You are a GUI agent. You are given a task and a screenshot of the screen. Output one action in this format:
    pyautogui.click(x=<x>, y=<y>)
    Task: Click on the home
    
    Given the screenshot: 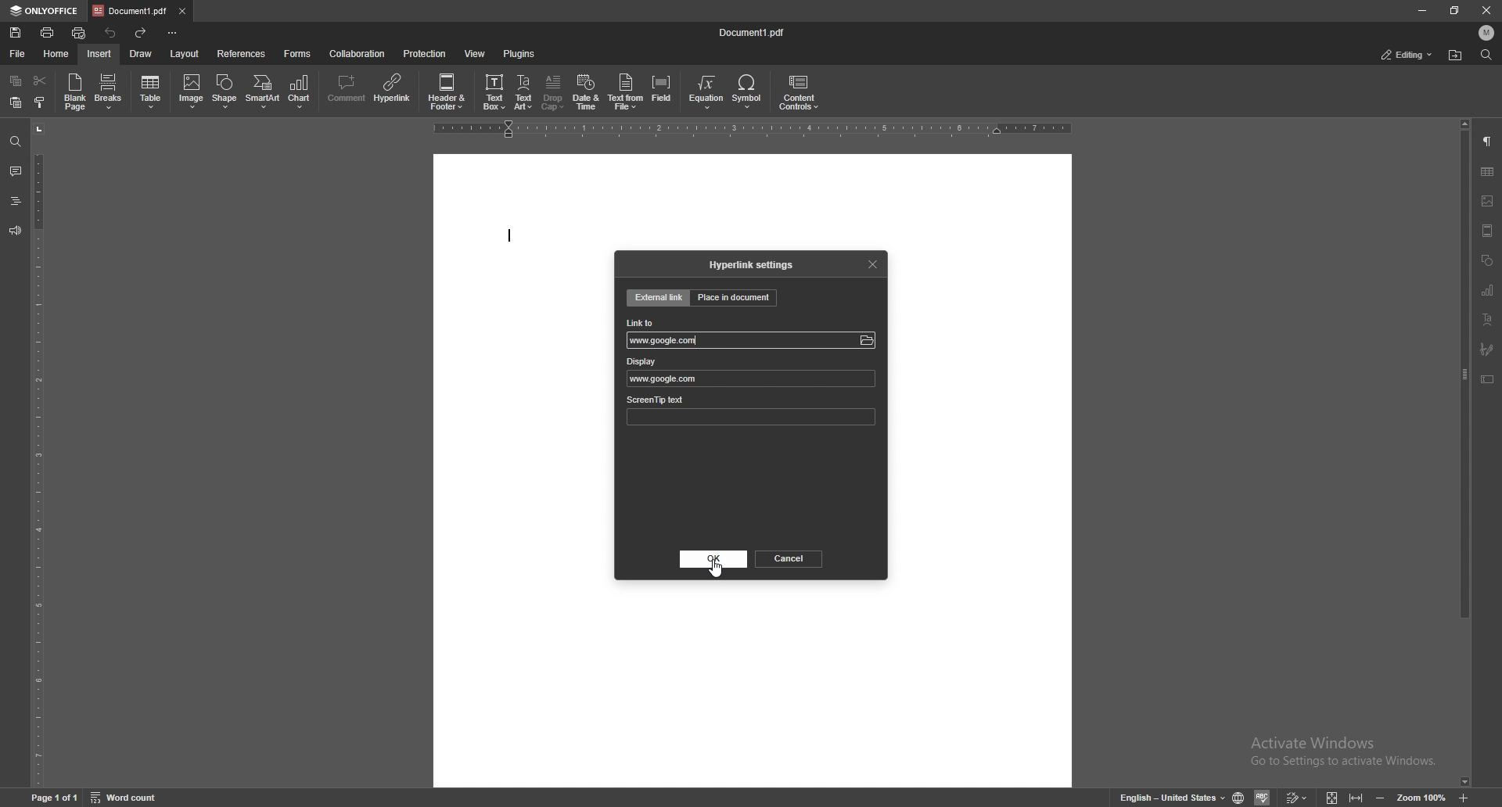 What is the action you would take?
    pyautogui.click(x=54, y=52)
    